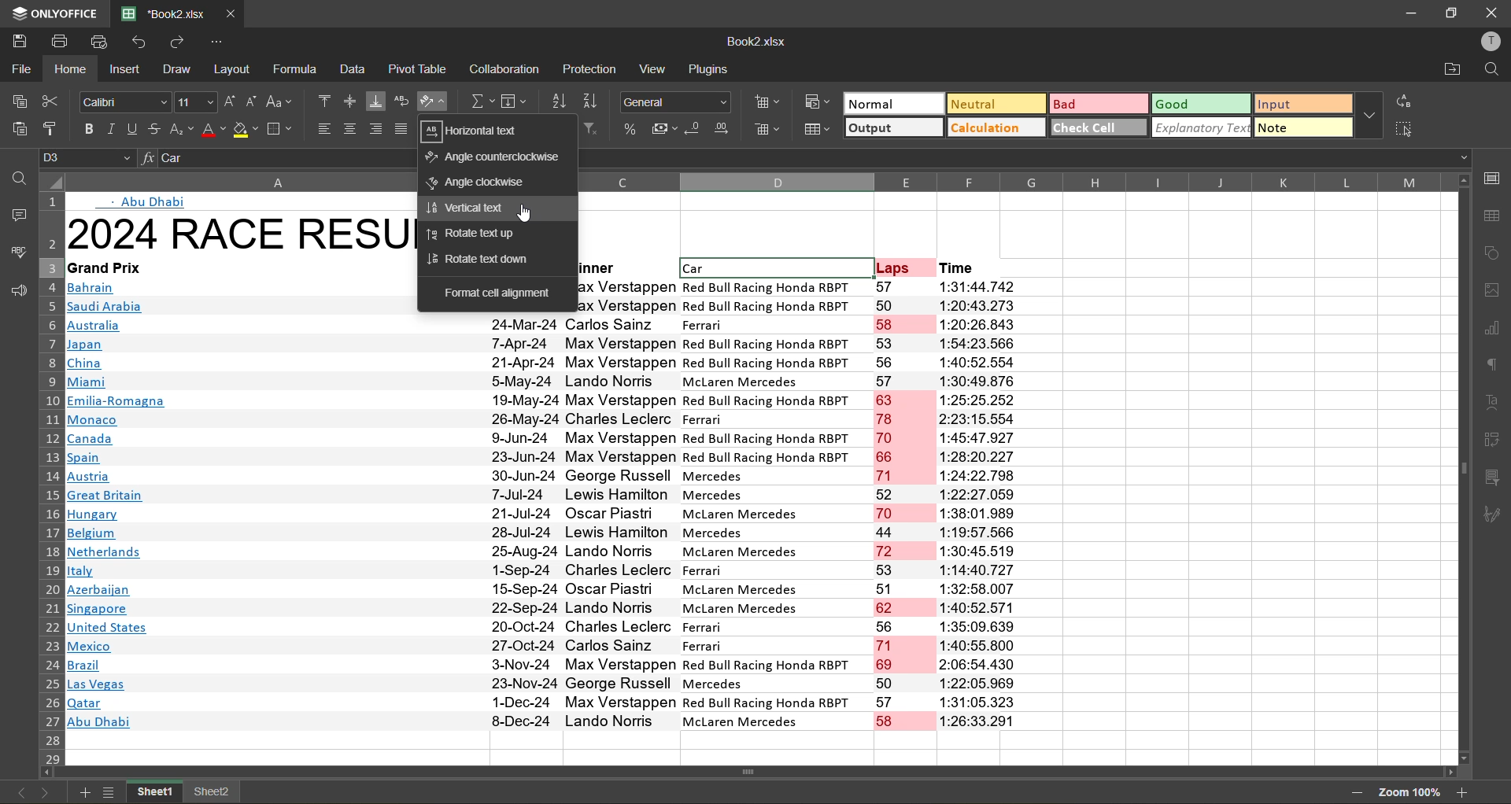 The image size is (1511, 804). Describe the element at coordinates (666, 129) in the screenshot. I see `accounting` at that location.